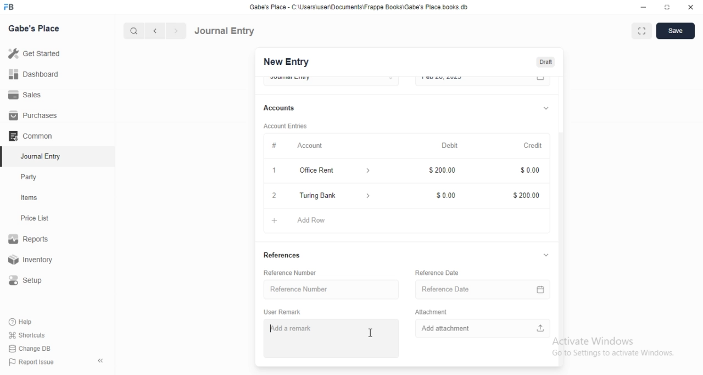  Describe the element at coordinates (31, 177) in the screenshot. I see `Party` at that location.